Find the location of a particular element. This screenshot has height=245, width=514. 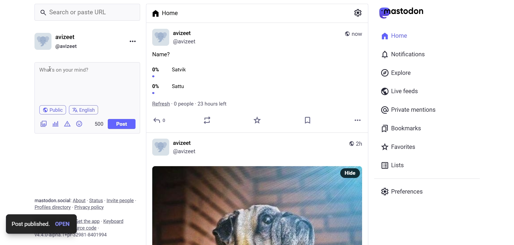

@avizeet is located at coordinates (66, 47).